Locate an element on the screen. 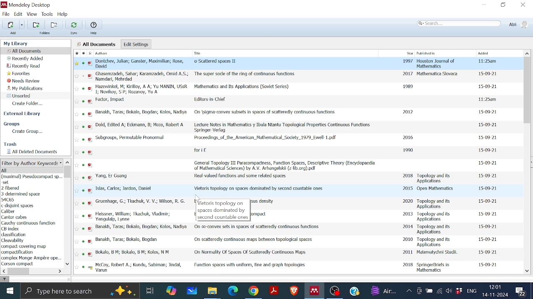 This screenshot has height=299, width=533. date is located at coordinates (487, 100).